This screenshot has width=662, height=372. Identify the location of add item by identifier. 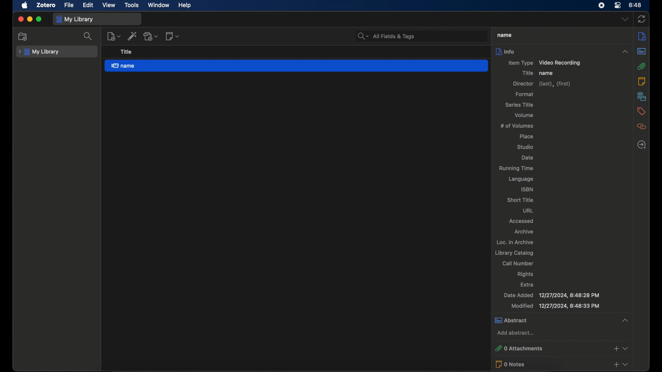
(133, 37).